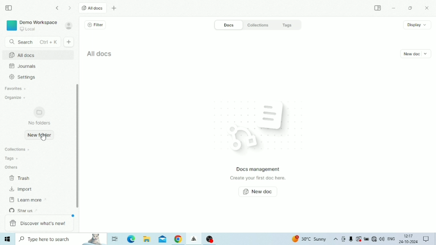  Describe the element at coordinates (8, 239) in the screenshot. I see `Windows` at that location.